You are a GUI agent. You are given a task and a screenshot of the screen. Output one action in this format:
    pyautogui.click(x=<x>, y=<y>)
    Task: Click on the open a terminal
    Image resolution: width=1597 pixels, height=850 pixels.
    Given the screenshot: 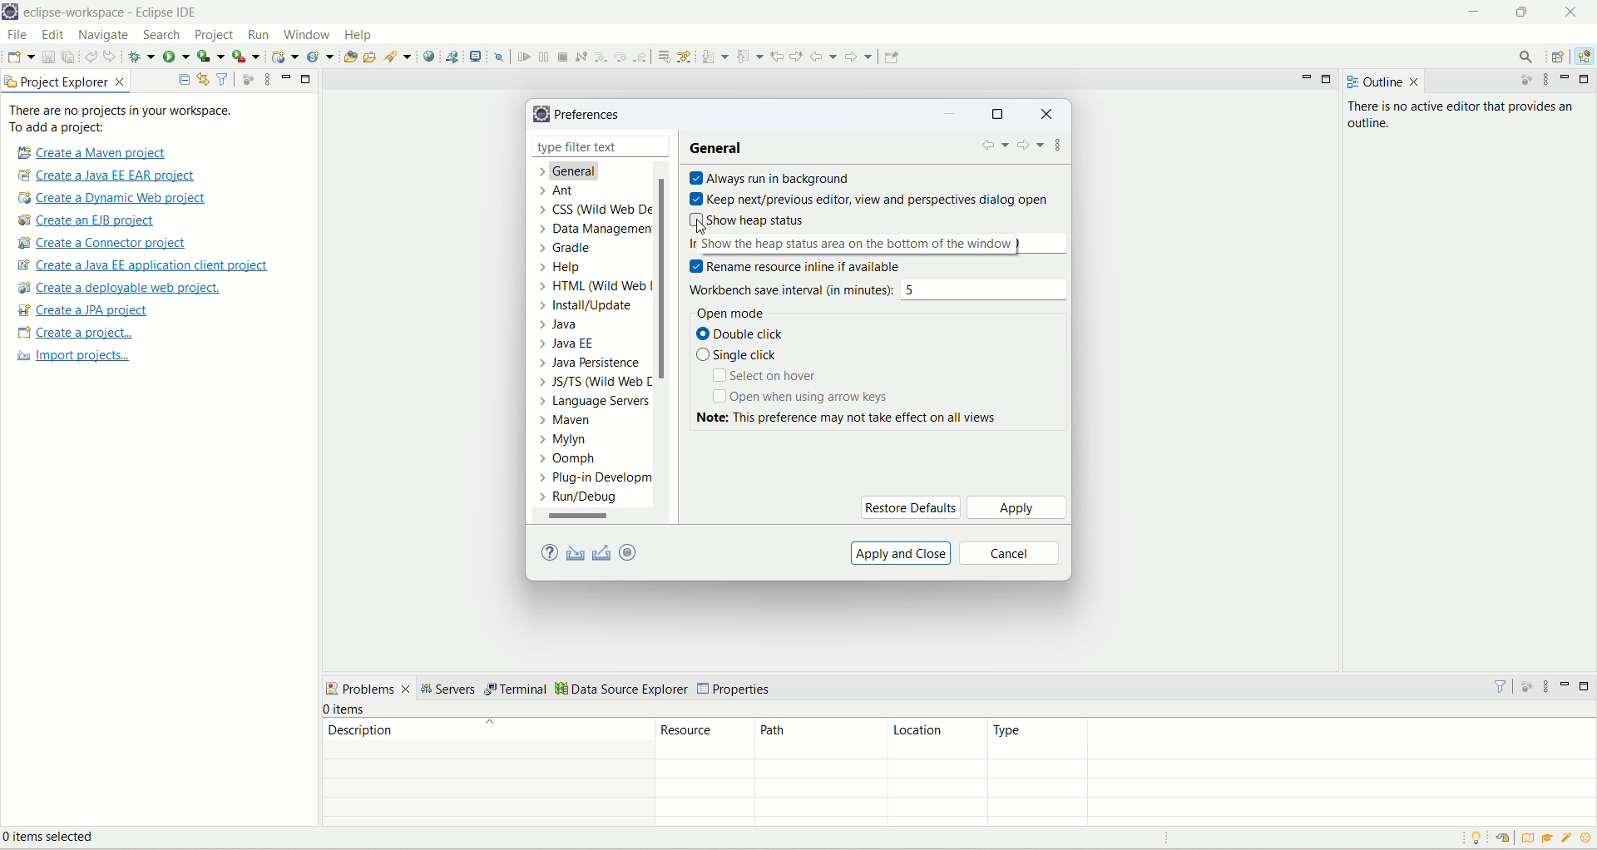 What is the action you would take?
    pyautogui.click(x=477, y=55)
    